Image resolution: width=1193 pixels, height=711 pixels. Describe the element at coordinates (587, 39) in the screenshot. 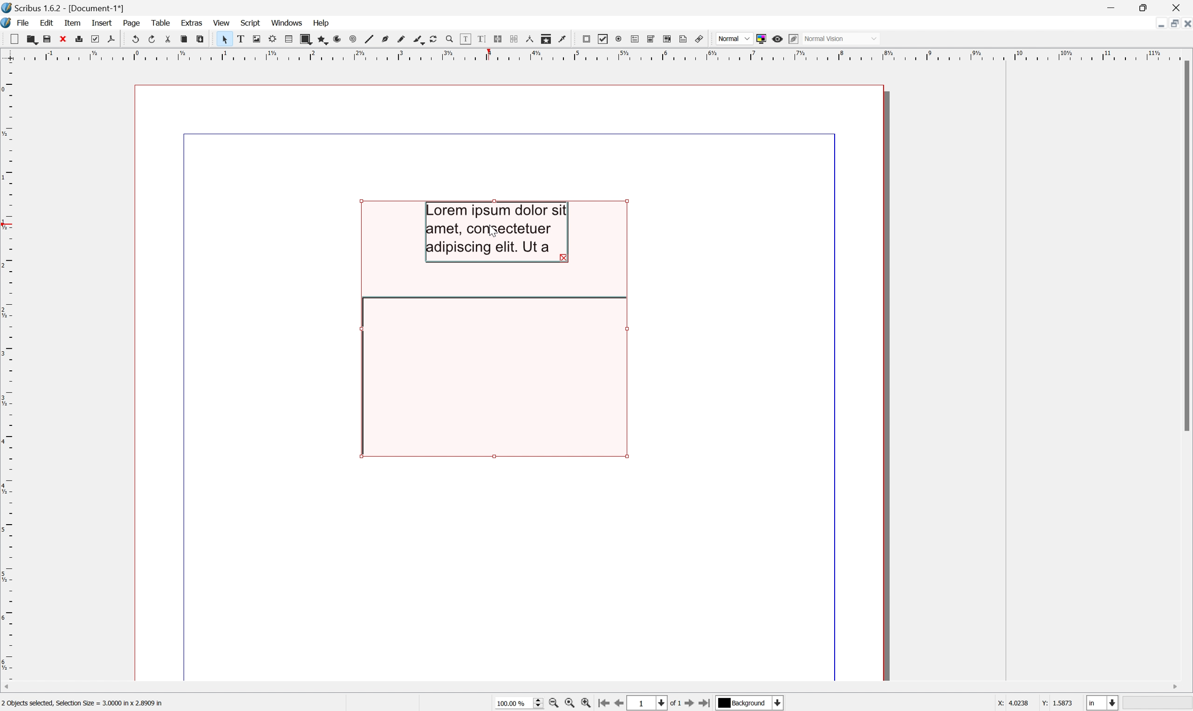

I see `PDF push button` at that location.